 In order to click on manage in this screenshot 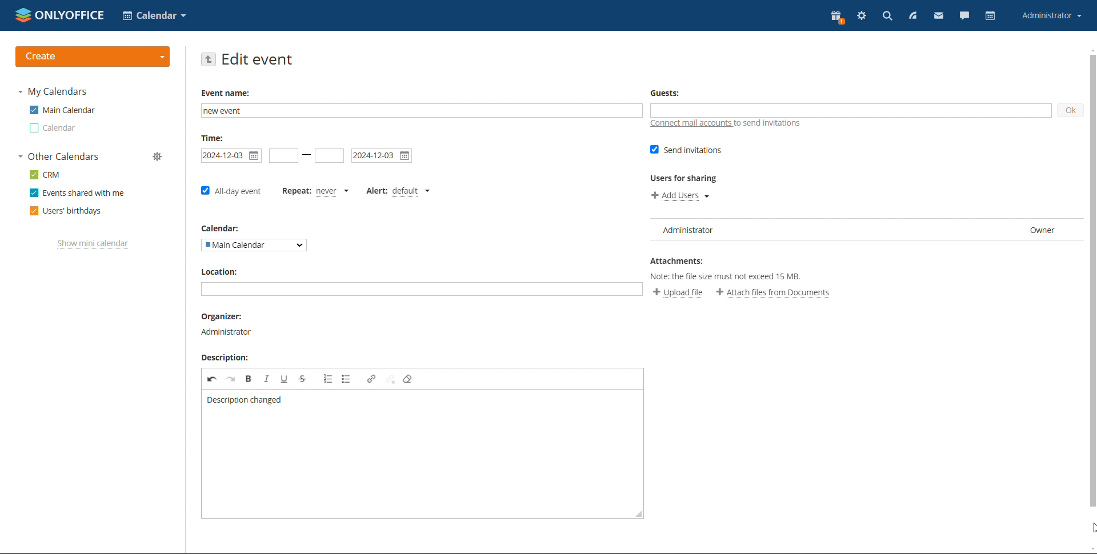, I will do `click(158, 156)`.